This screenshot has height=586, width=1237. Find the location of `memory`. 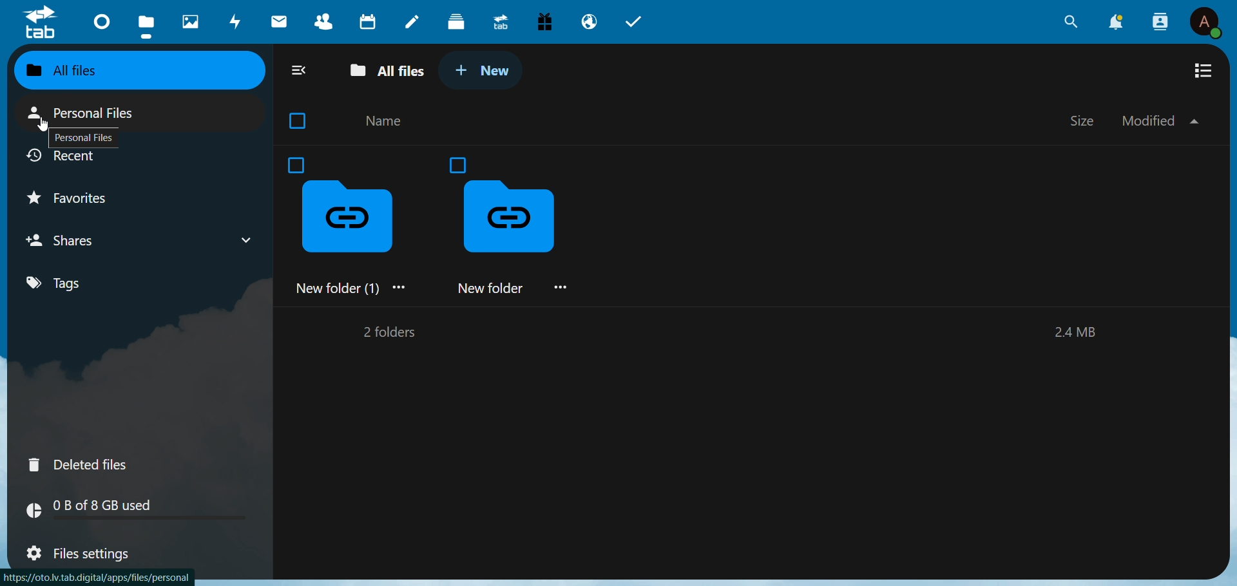

memory is located at coordinates (1078, 334).